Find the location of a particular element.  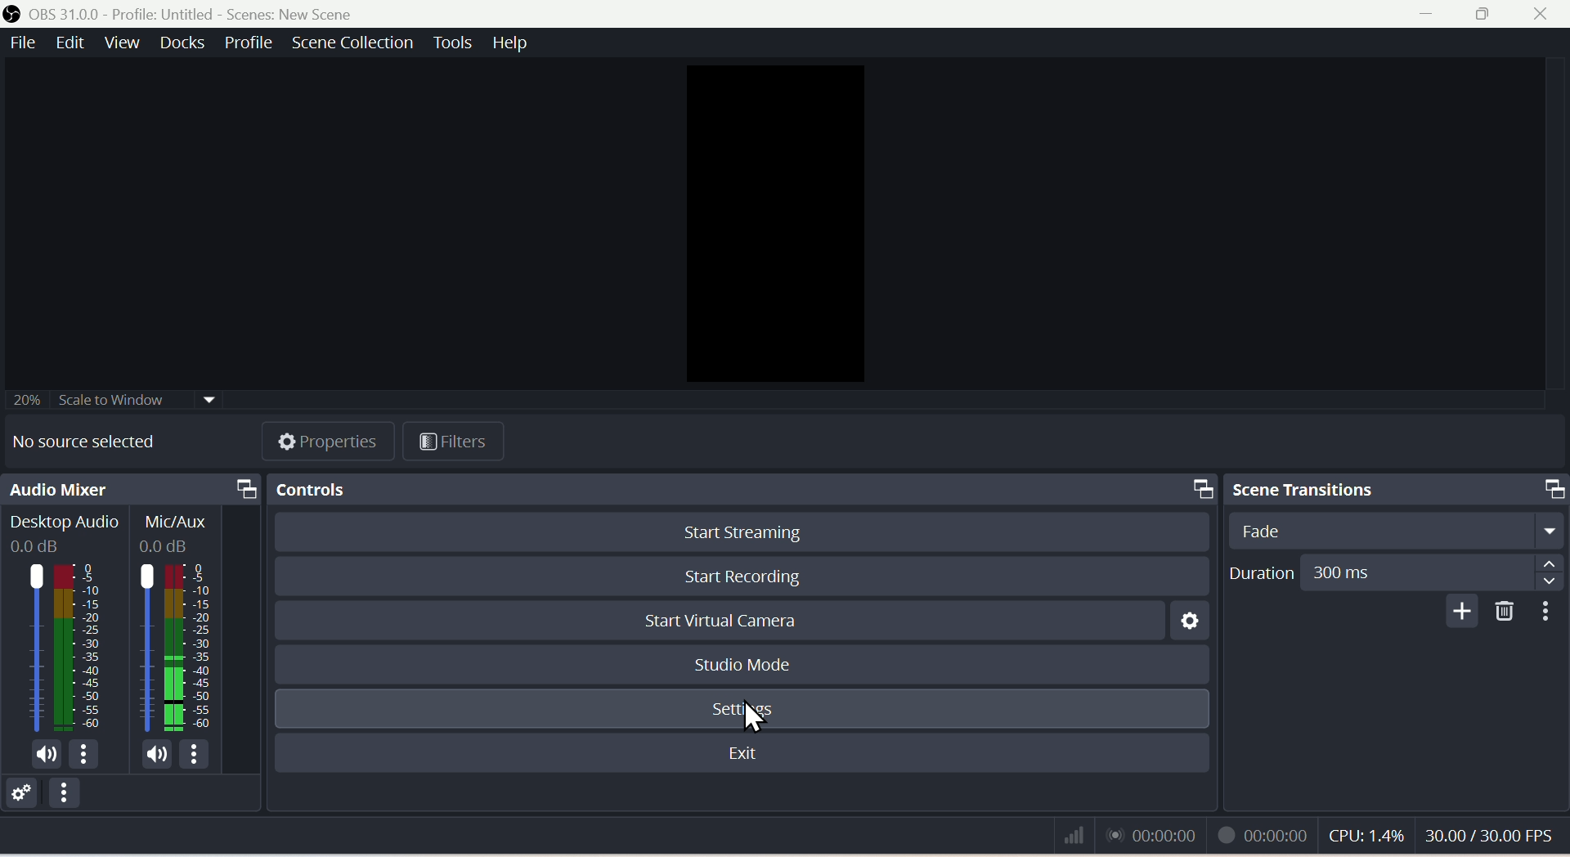

Filters is located at coordinates (454, 438).